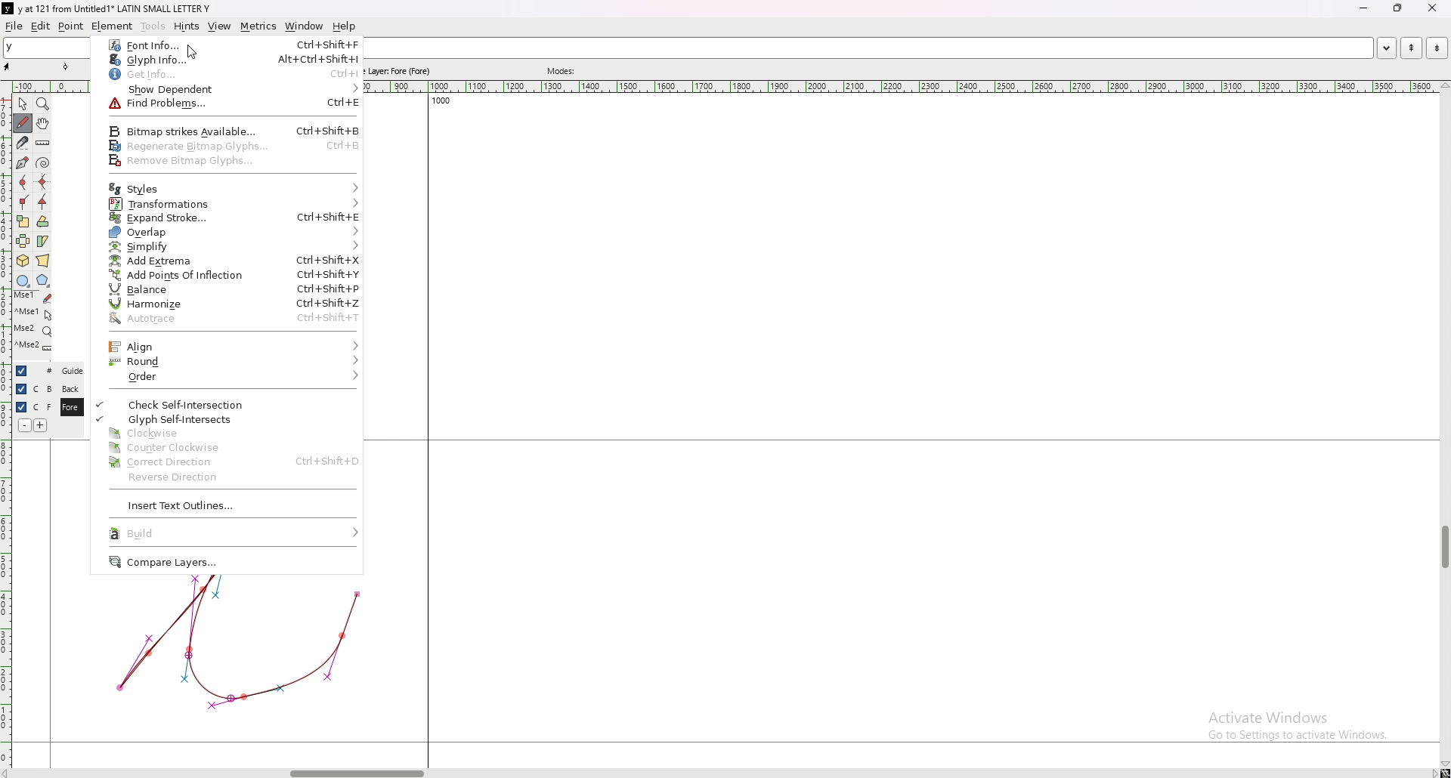 This screenshot has width=1451, height=778. What do you see at coordinates (23, 202) in the screenshot?
I see `add a corner point` at bounding box center [23, 202].